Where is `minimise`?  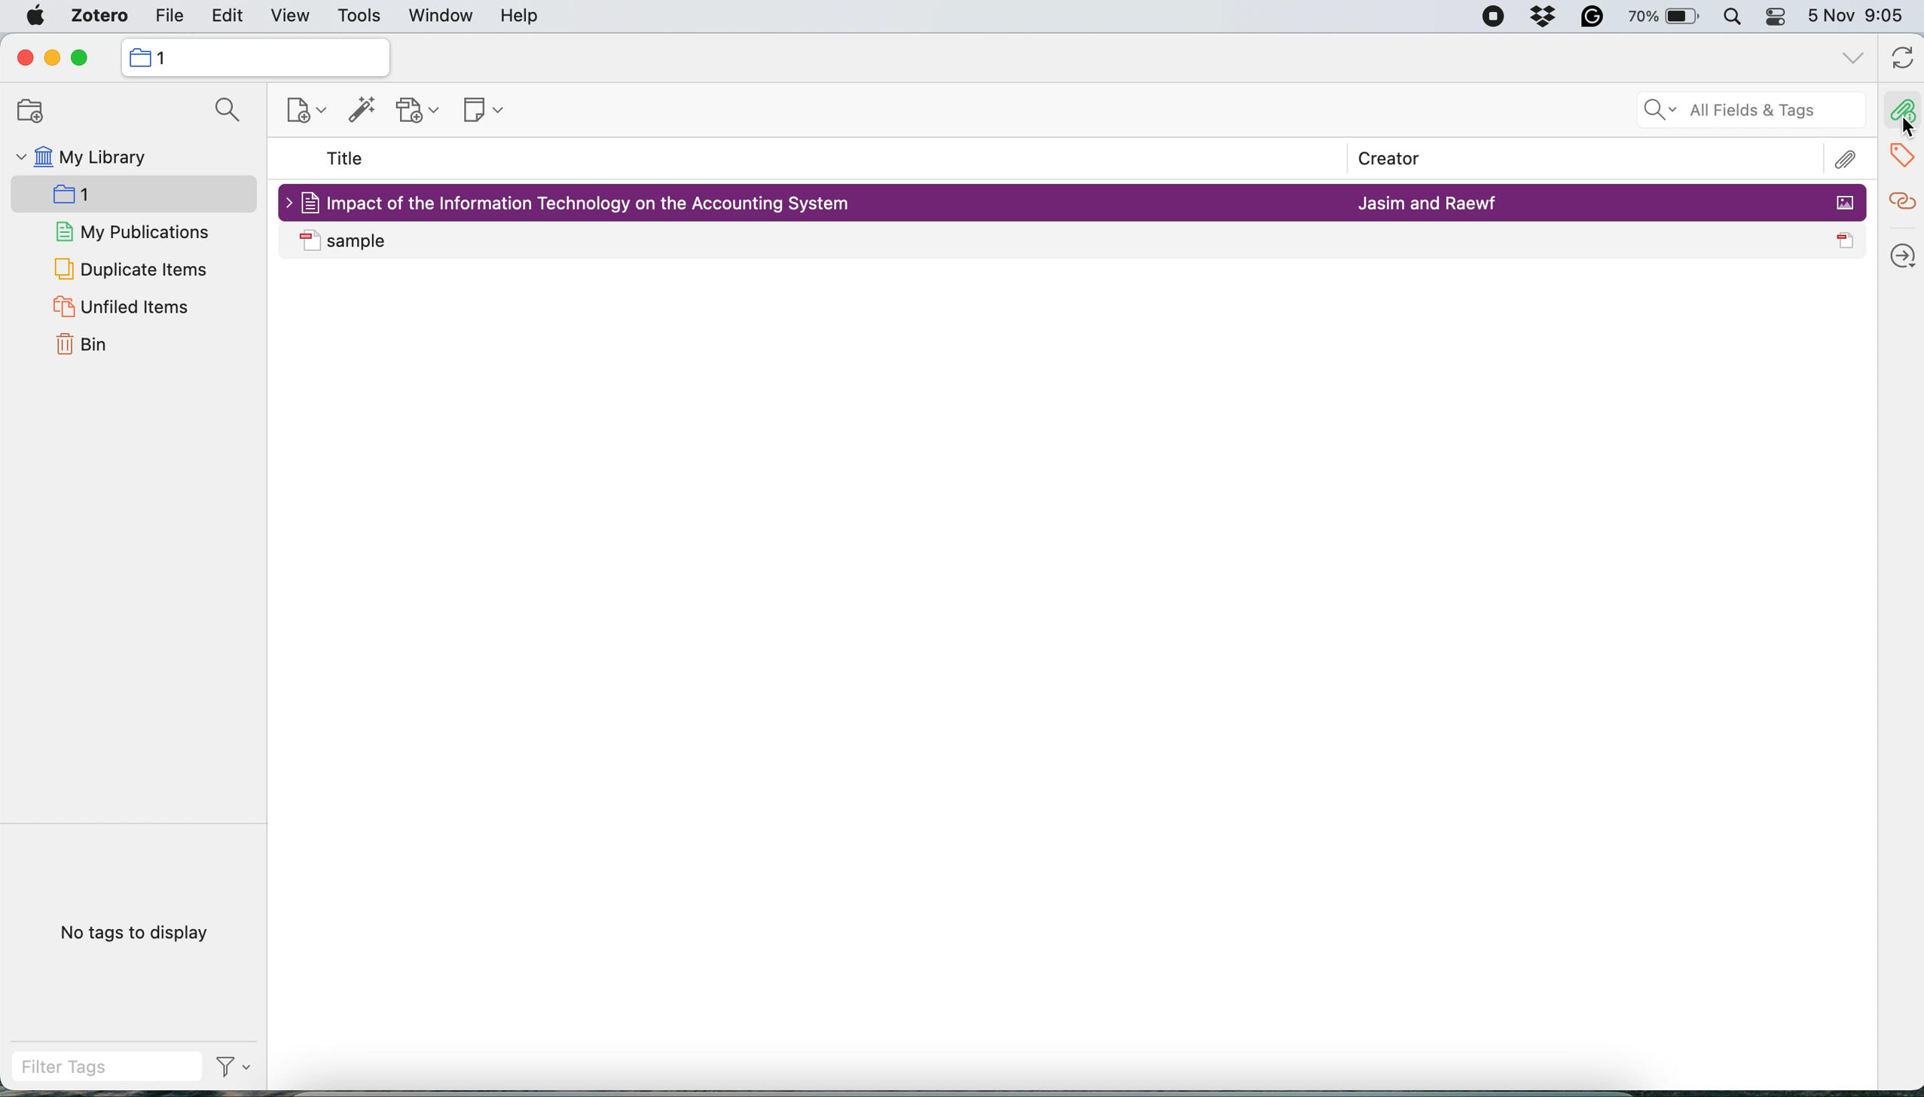 minimise is located at coordinates (52, 59).